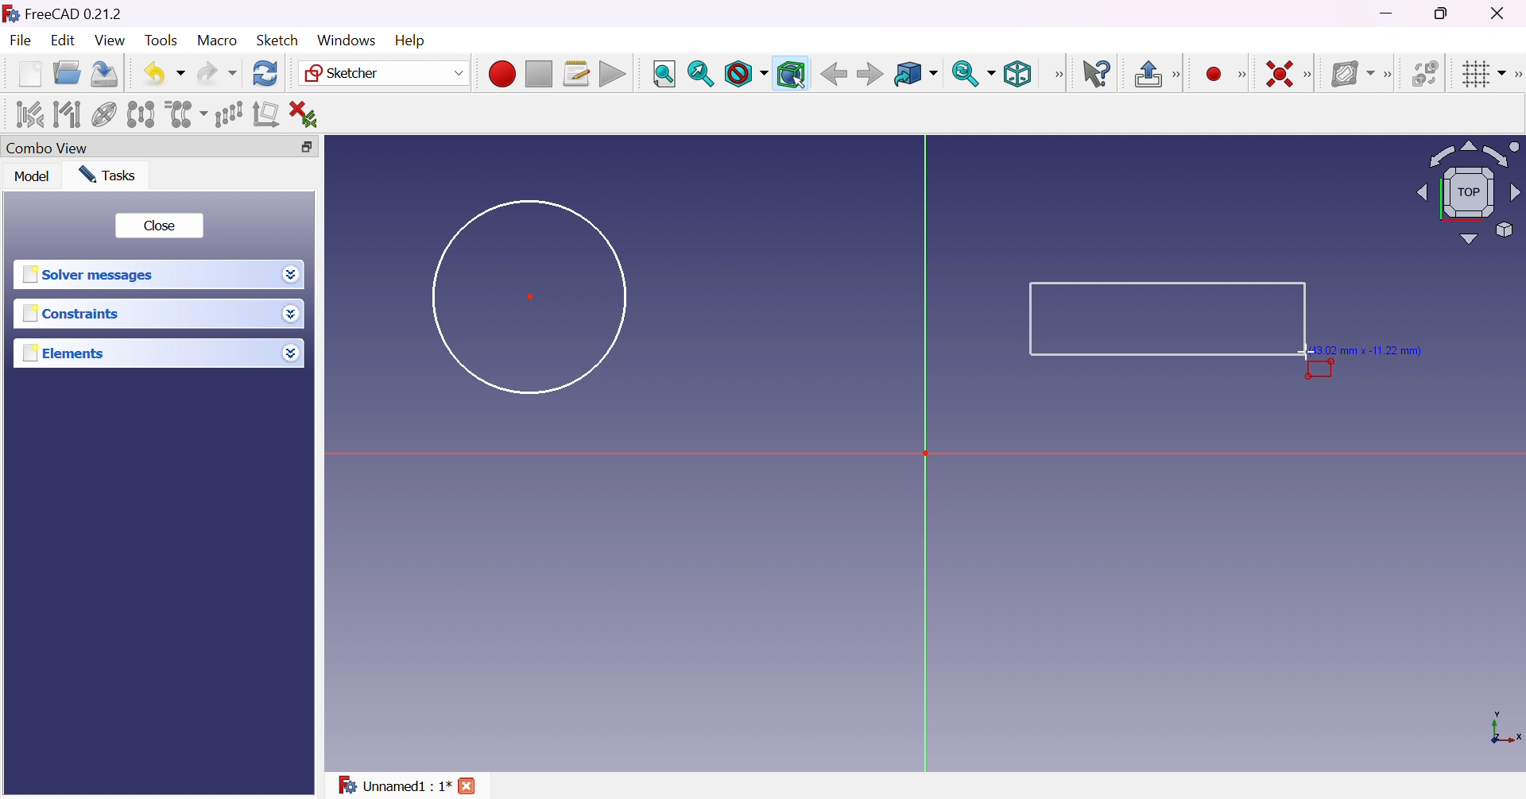 This screenshot has width=1526, height=799. Describe the element at coordinates (308, 114) in the screenshot. I see `Delete all constraints` at that location.